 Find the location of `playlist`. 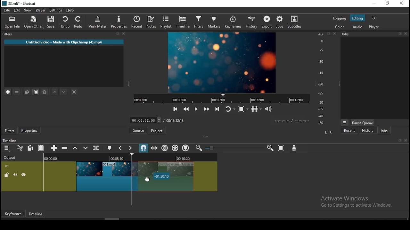

playlist is located at coordinates (167, 23).